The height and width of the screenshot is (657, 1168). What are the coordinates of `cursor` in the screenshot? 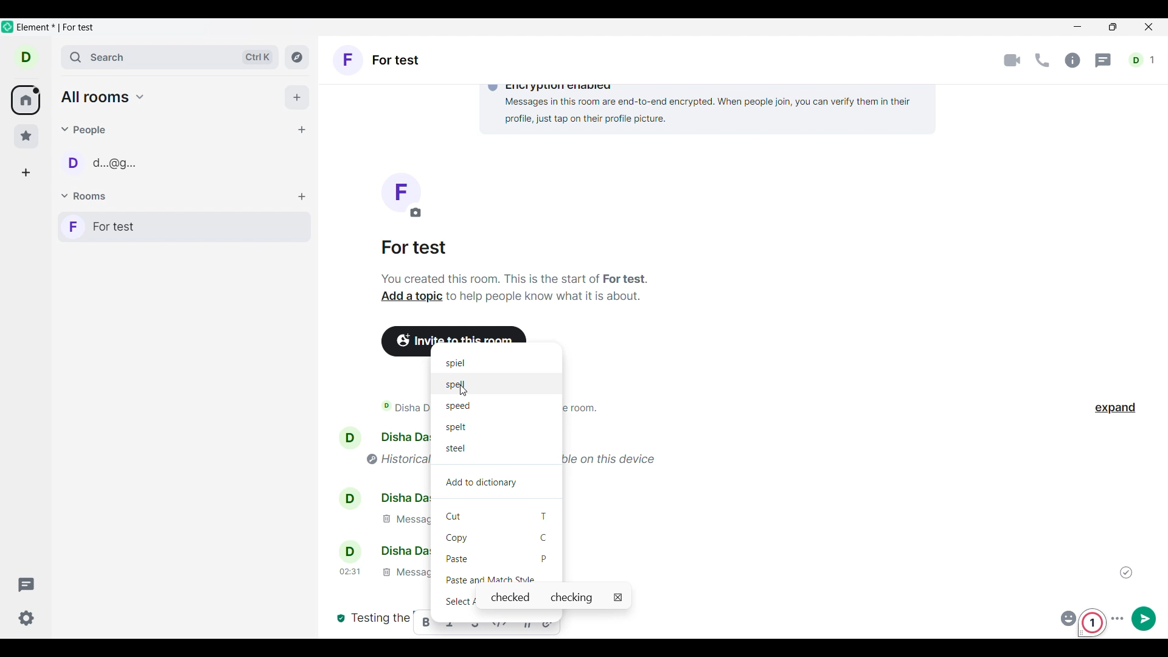 It's located at (464, 392).